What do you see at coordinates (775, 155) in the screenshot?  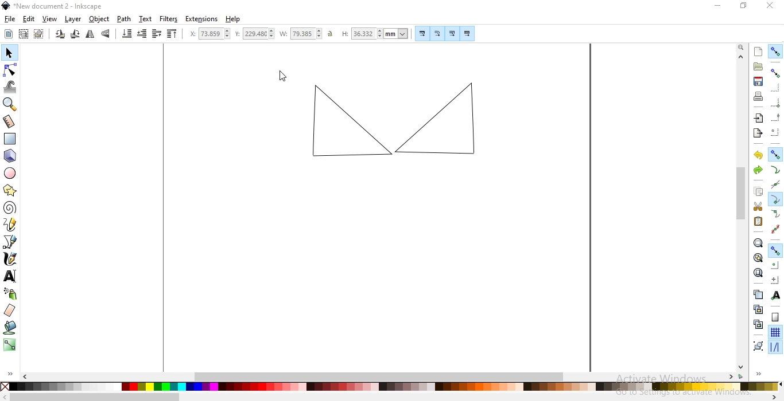 I see `snap nodes, paths and handles` at bounding box center [775, 155].